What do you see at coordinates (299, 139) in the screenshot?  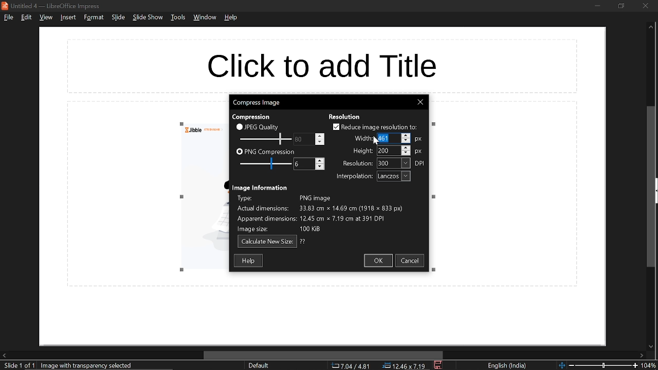 I see `change JPEG quality` at bounding box center [299, 139].